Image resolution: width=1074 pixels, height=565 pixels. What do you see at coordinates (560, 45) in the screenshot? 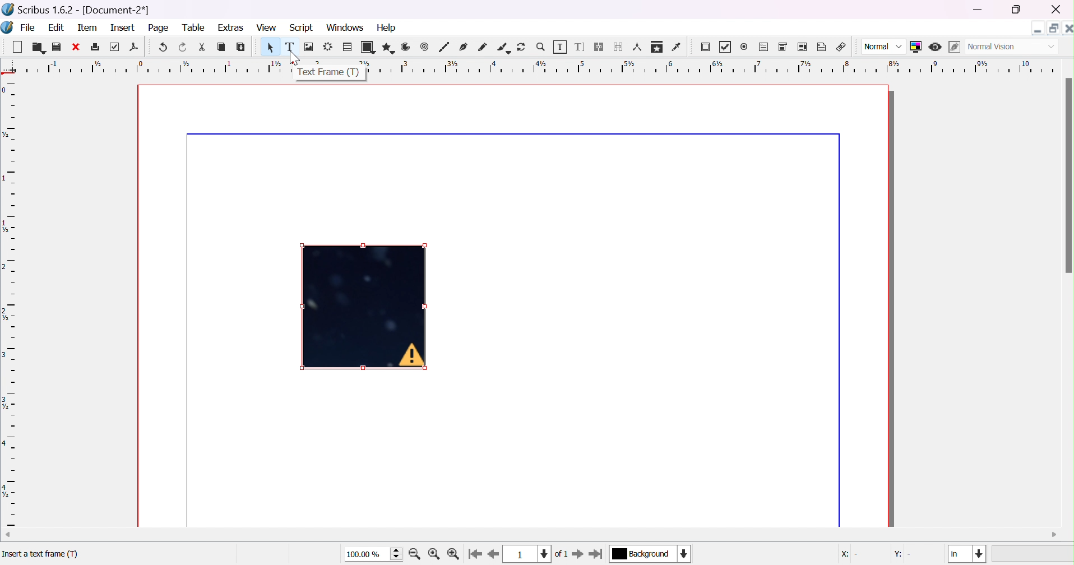
I see `edit contents of frame` at bounding box center [560, 45].